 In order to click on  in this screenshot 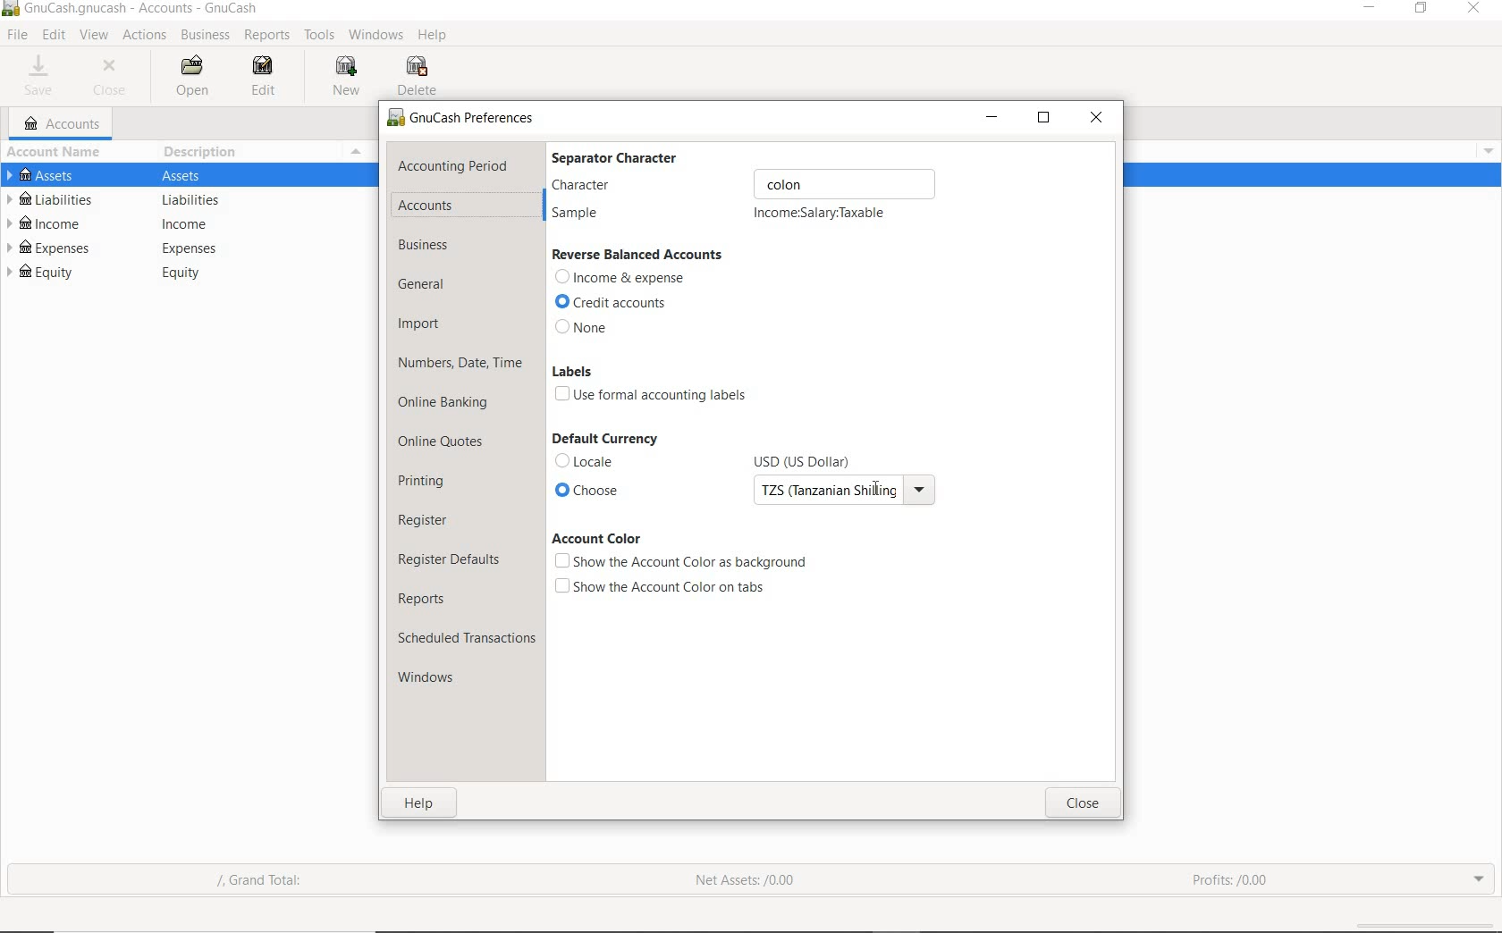, I will do `click(196, 224)`.